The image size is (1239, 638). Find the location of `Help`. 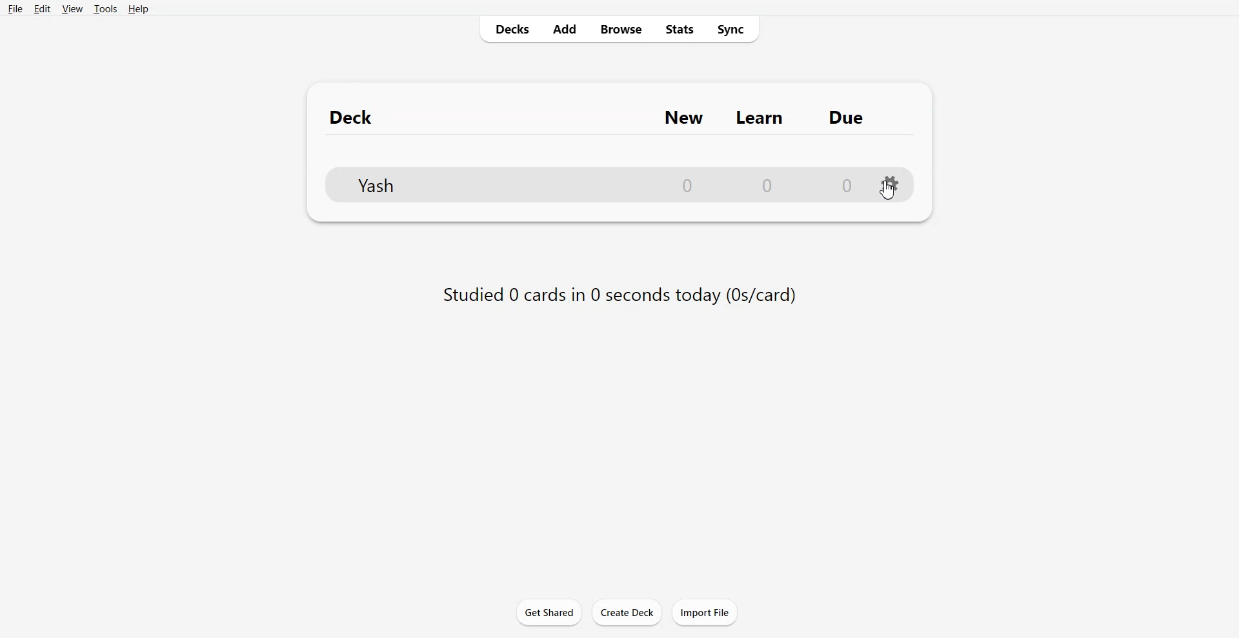

Help is located at coordinates (138, 9).